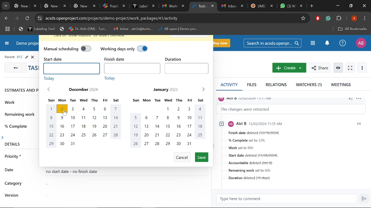  Describe the element at coordinates (289, 68) in the screenshot. I see `New work package` at that location.